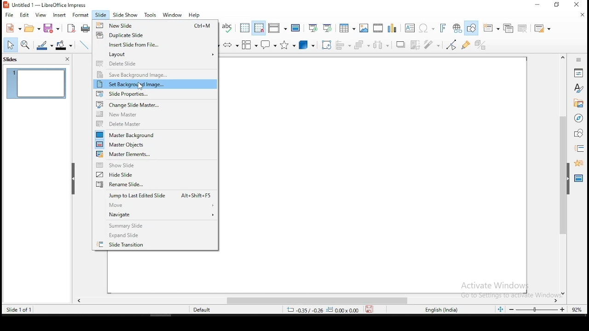 Image resolution: width=589 pixels, height=331 pixels. What do you see at coordinates (415, 45) in the screenshot?
I see `crop image` at bounding box center [415, 45].